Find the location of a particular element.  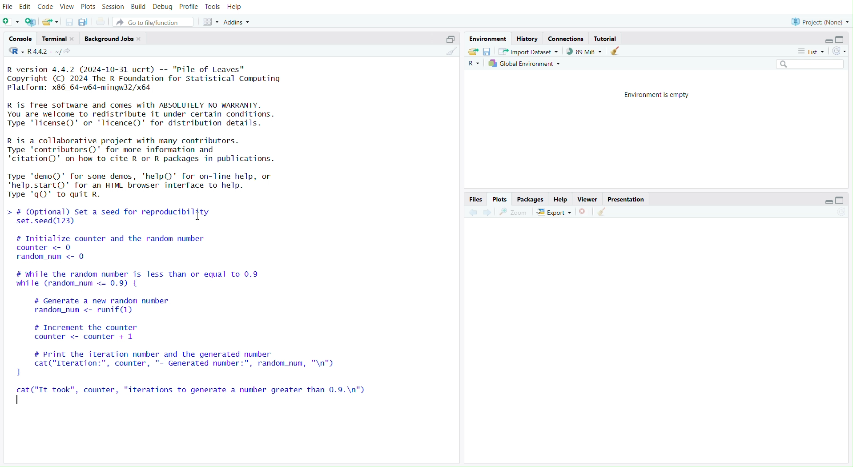

View is located at coordinates (66, 7).